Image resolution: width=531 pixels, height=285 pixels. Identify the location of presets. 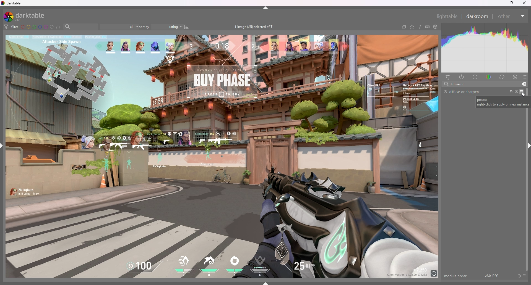
(522, 92).